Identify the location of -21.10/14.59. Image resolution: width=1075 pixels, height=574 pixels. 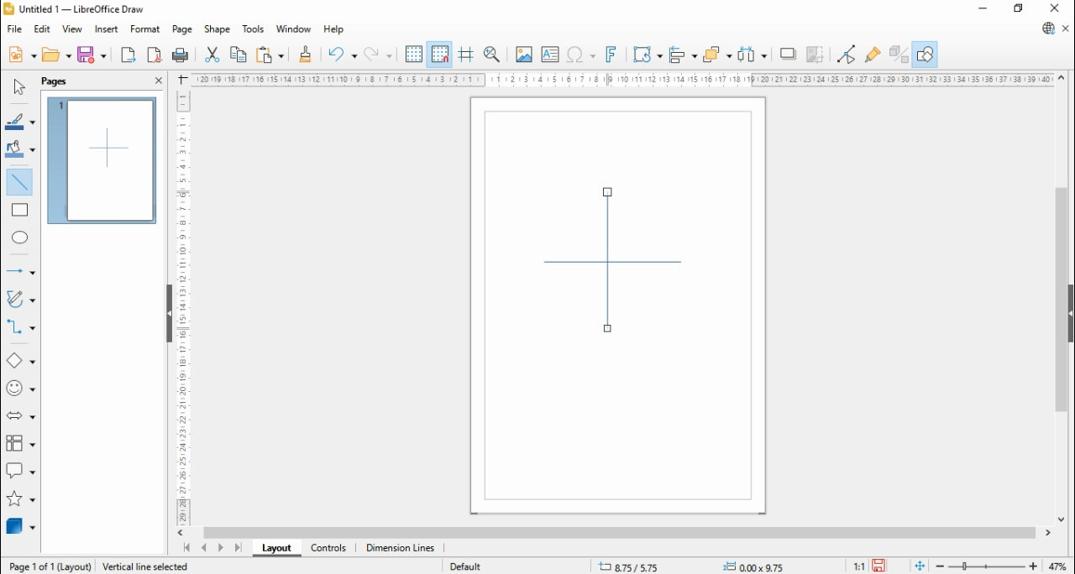
(641, 566).